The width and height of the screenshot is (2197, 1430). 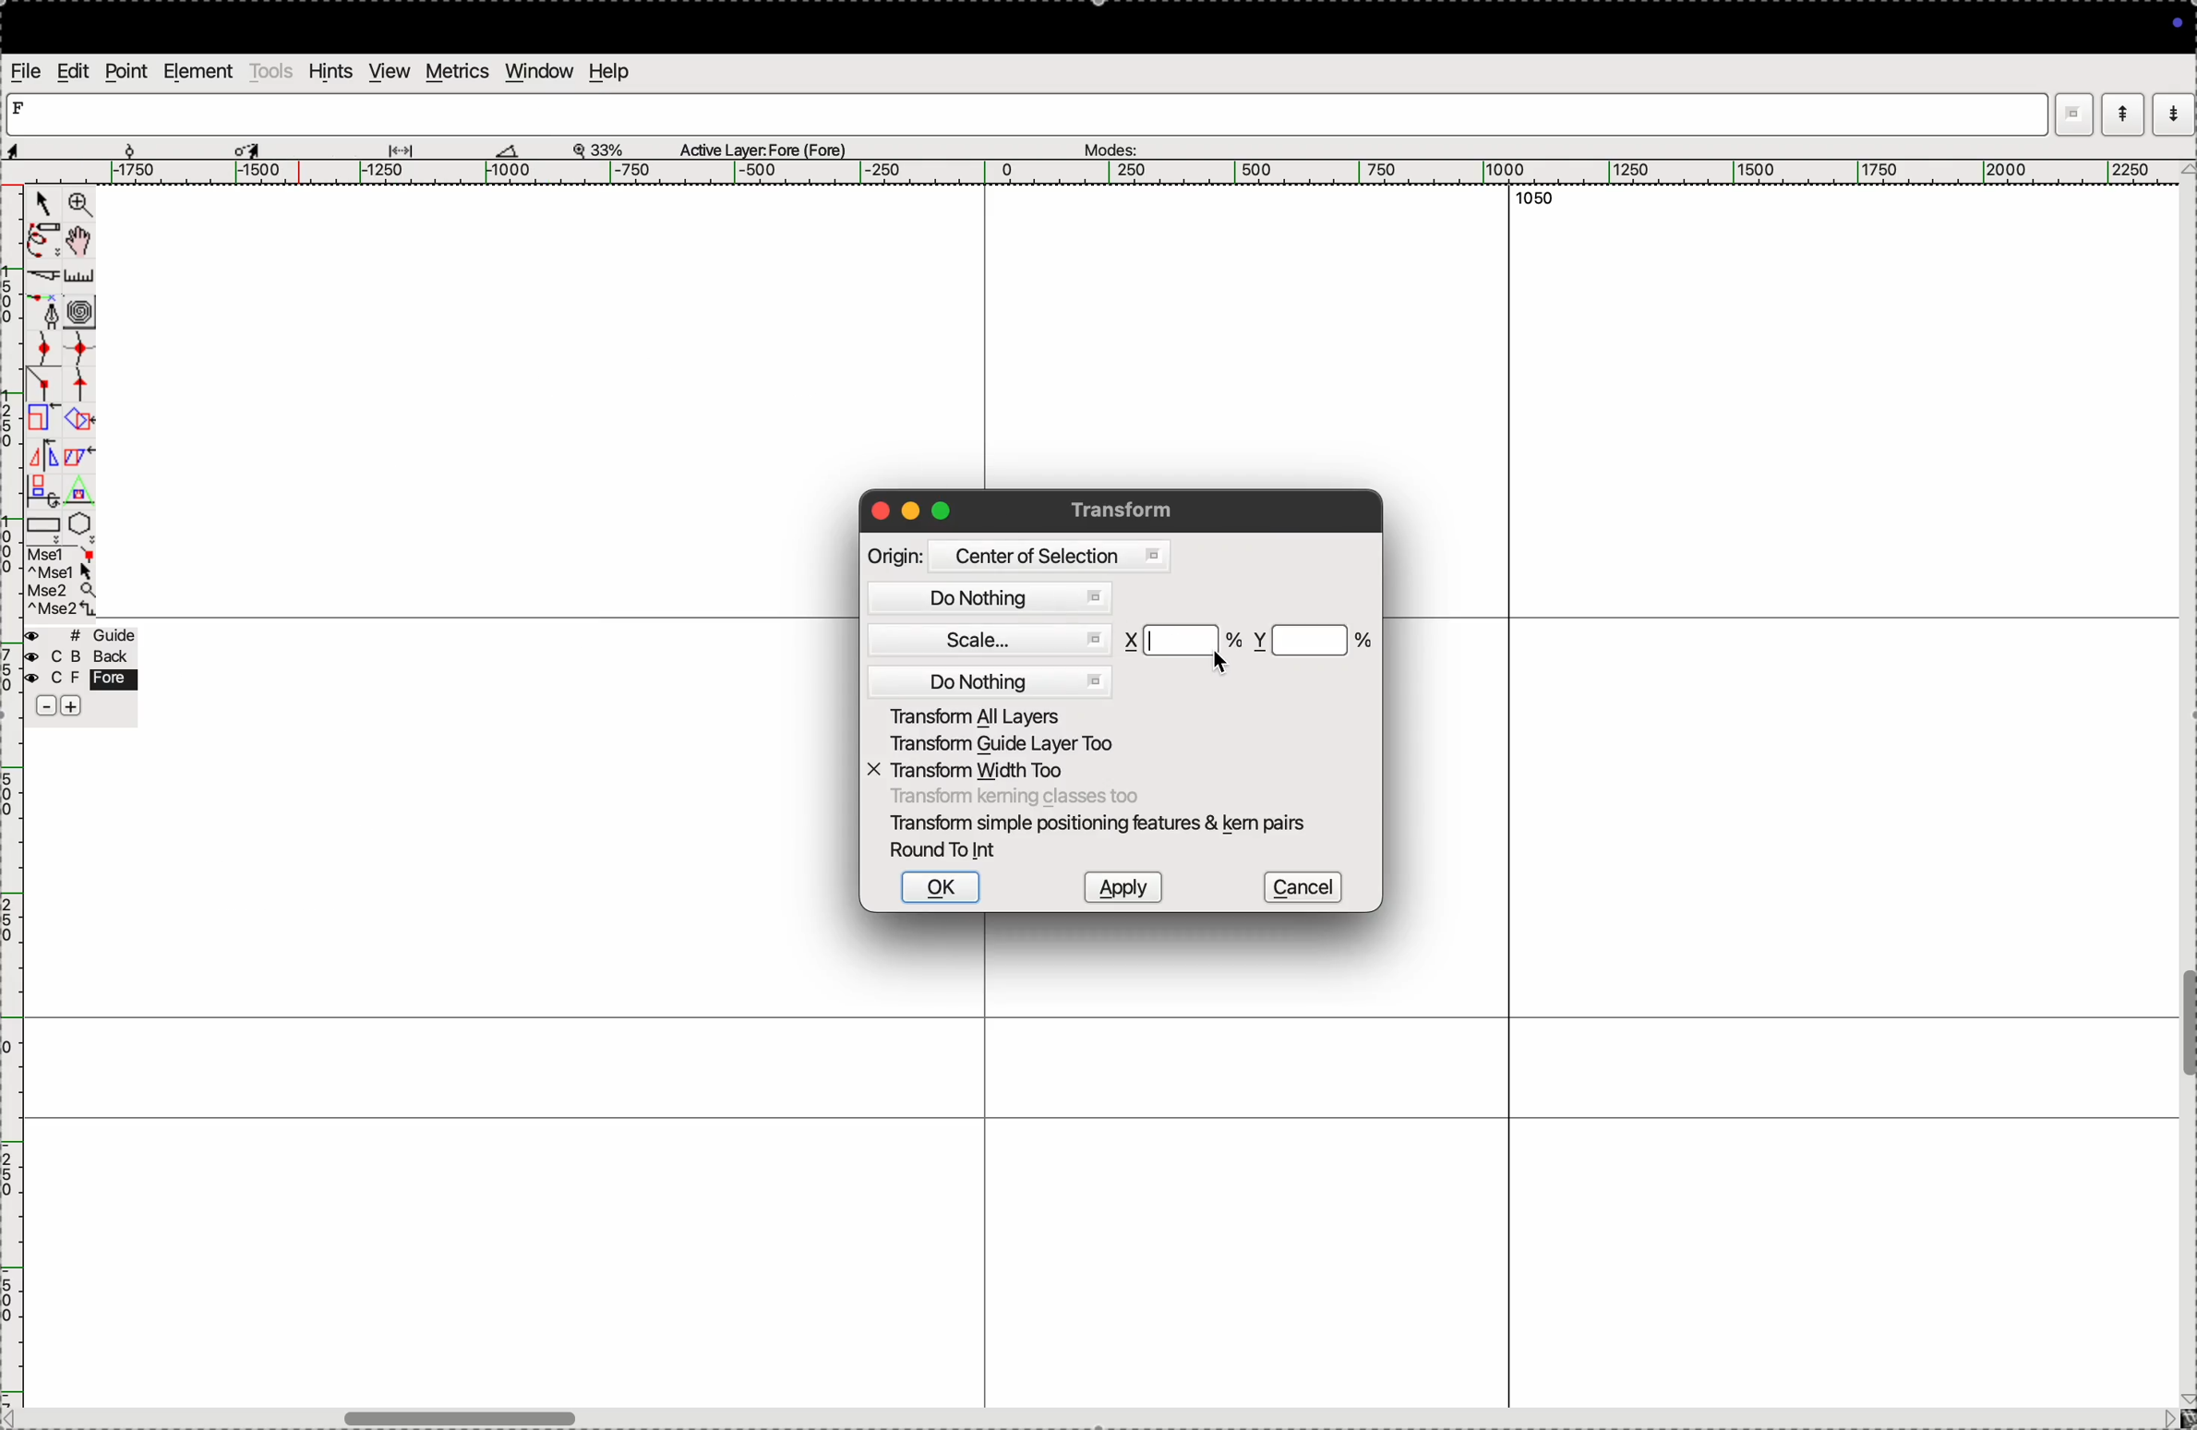 I want to click on duplicate, so click(x=39, y=492).